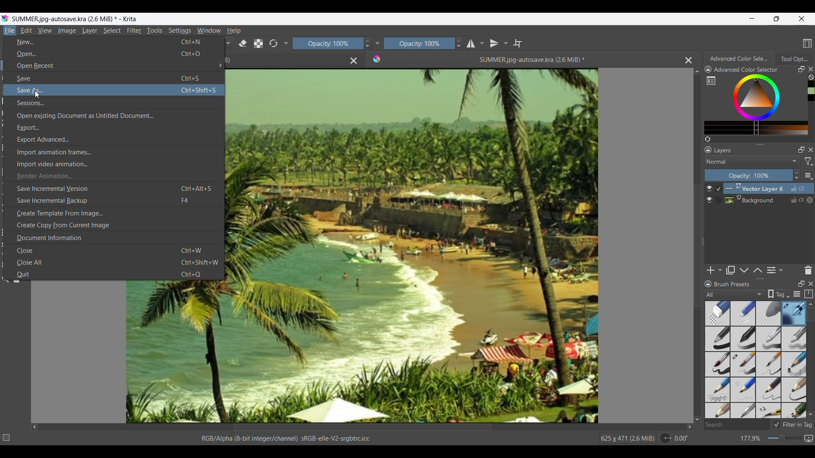  What do you see at coordinates (714, 270) in the screenshot?
I see `Add new layer` at bounding box center [714, 270].